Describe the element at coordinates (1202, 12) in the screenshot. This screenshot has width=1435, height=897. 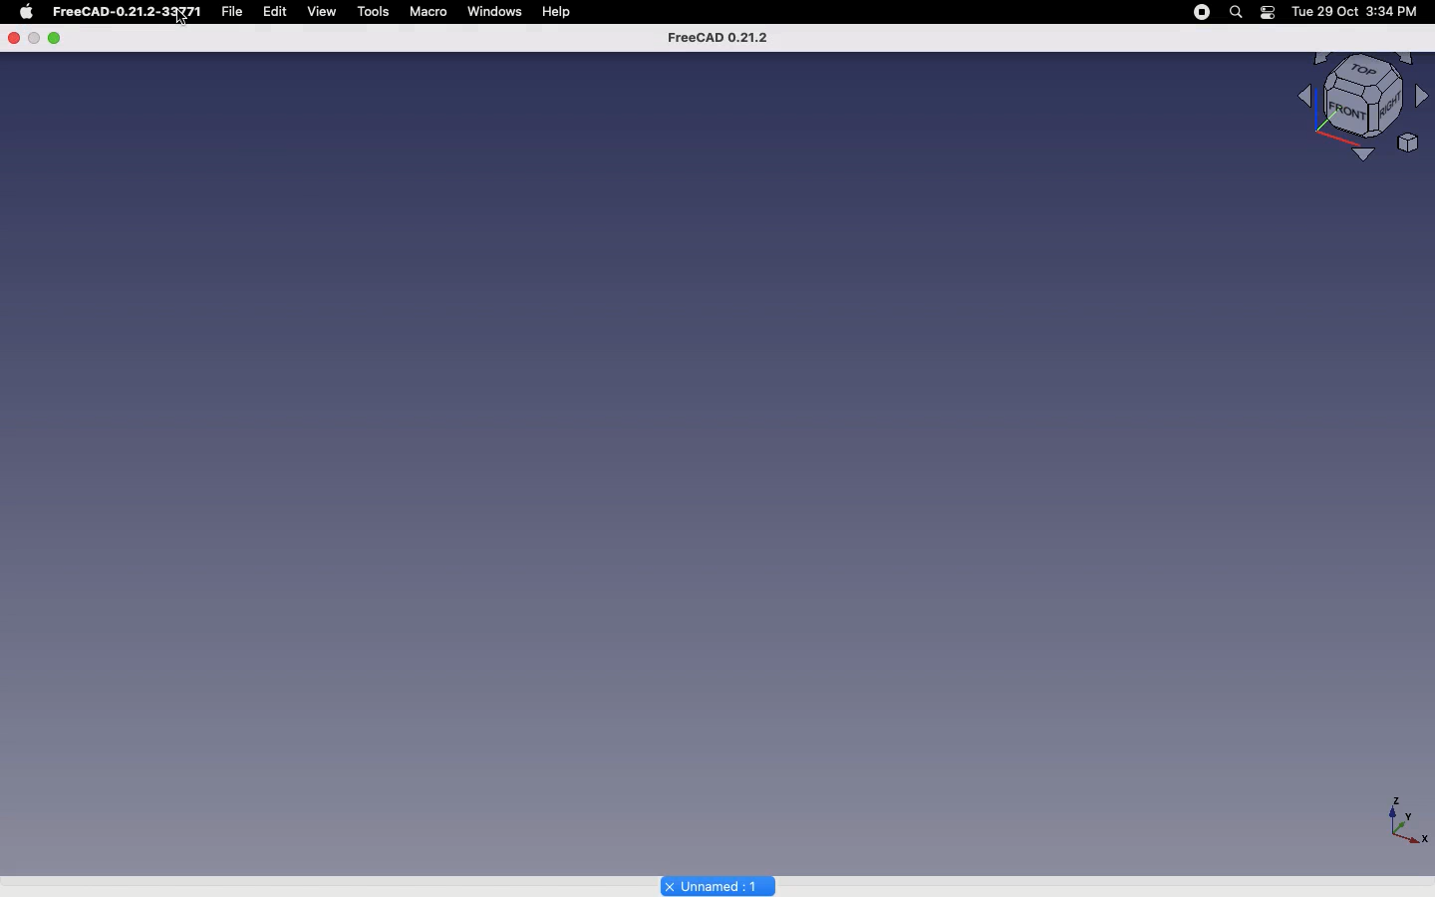
I see `pause` at that location.